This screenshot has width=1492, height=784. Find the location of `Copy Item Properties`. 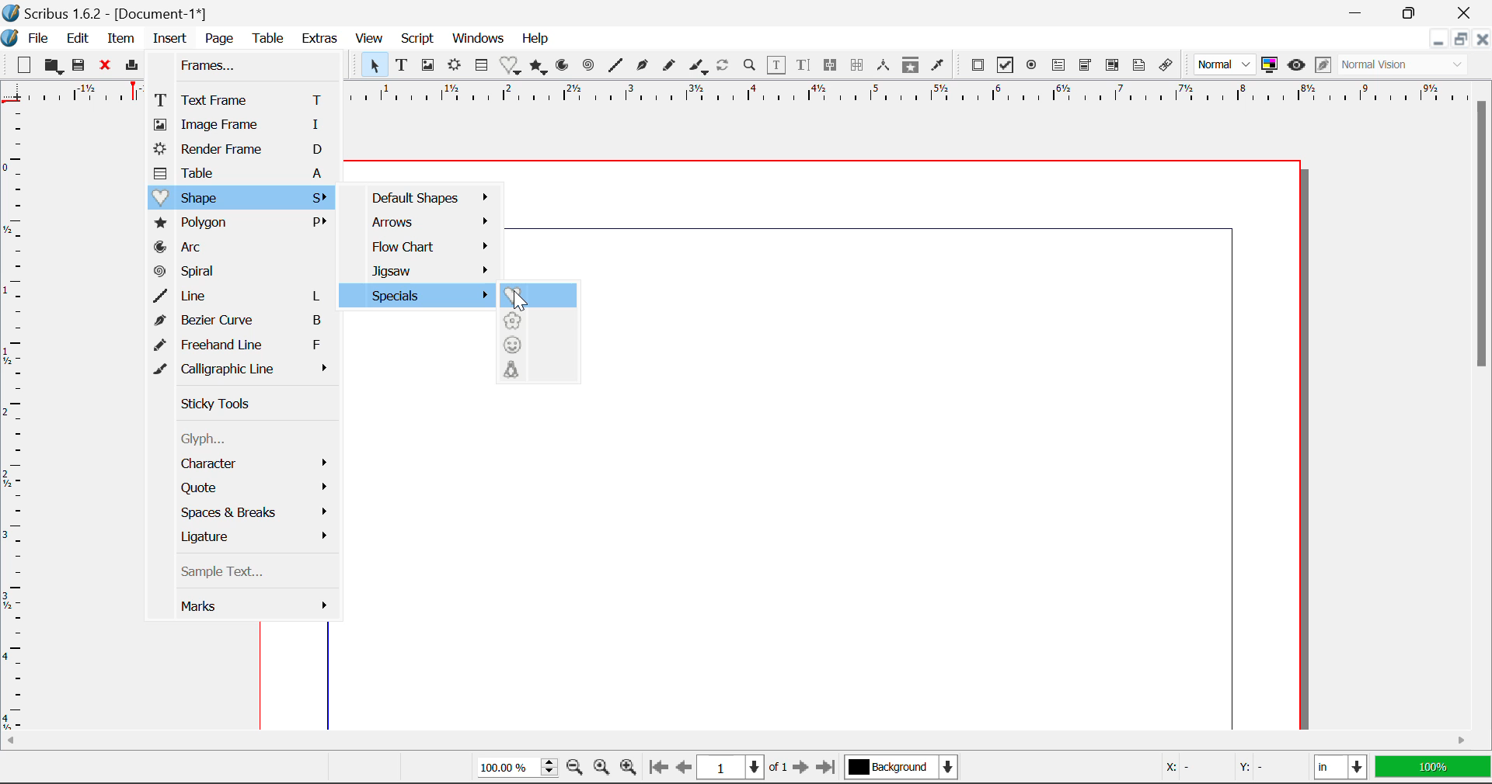

Copy Item Properties is located at coordinates (914, 67).